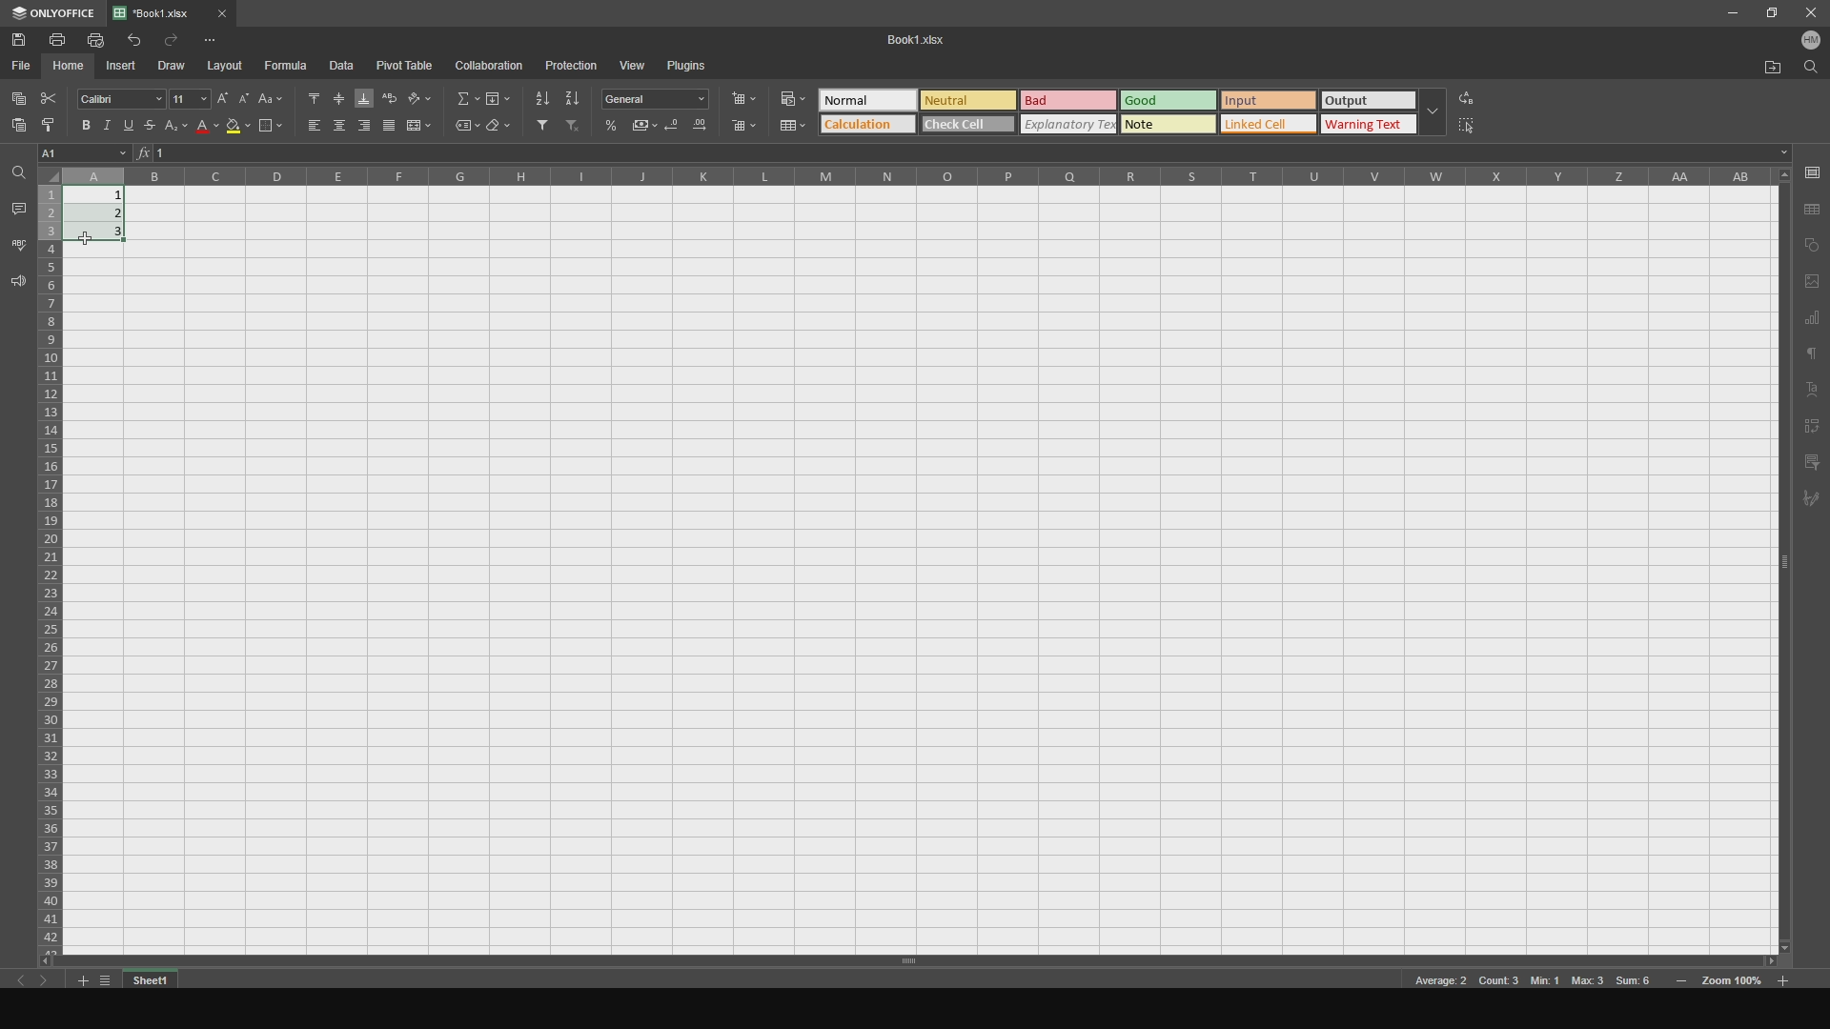 Image resolution: width=1830 pixels, height=1029 pixels. Describe the element at coordinates (30, 984) in the screenshot. I see `previous sheet` at that location.